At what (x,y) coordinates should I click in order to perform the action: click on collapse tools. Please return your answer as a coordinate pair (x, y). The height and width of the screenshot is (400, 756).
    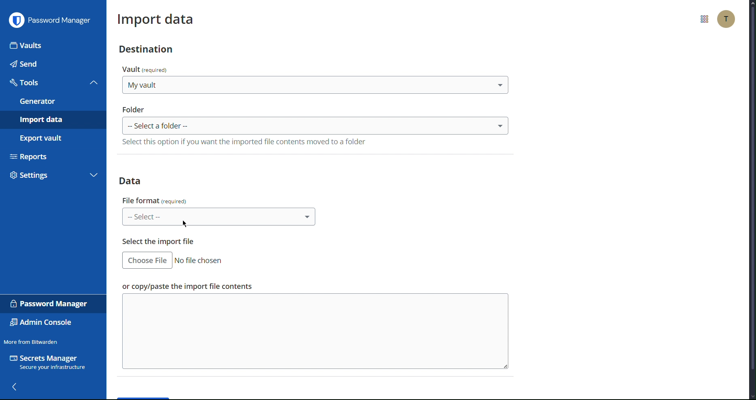
    Looking at the image, I should click on (94, 82).